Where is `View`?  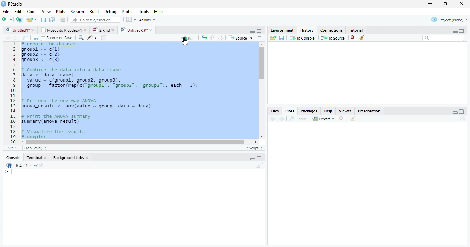 View is located at coordinates (46, 12).